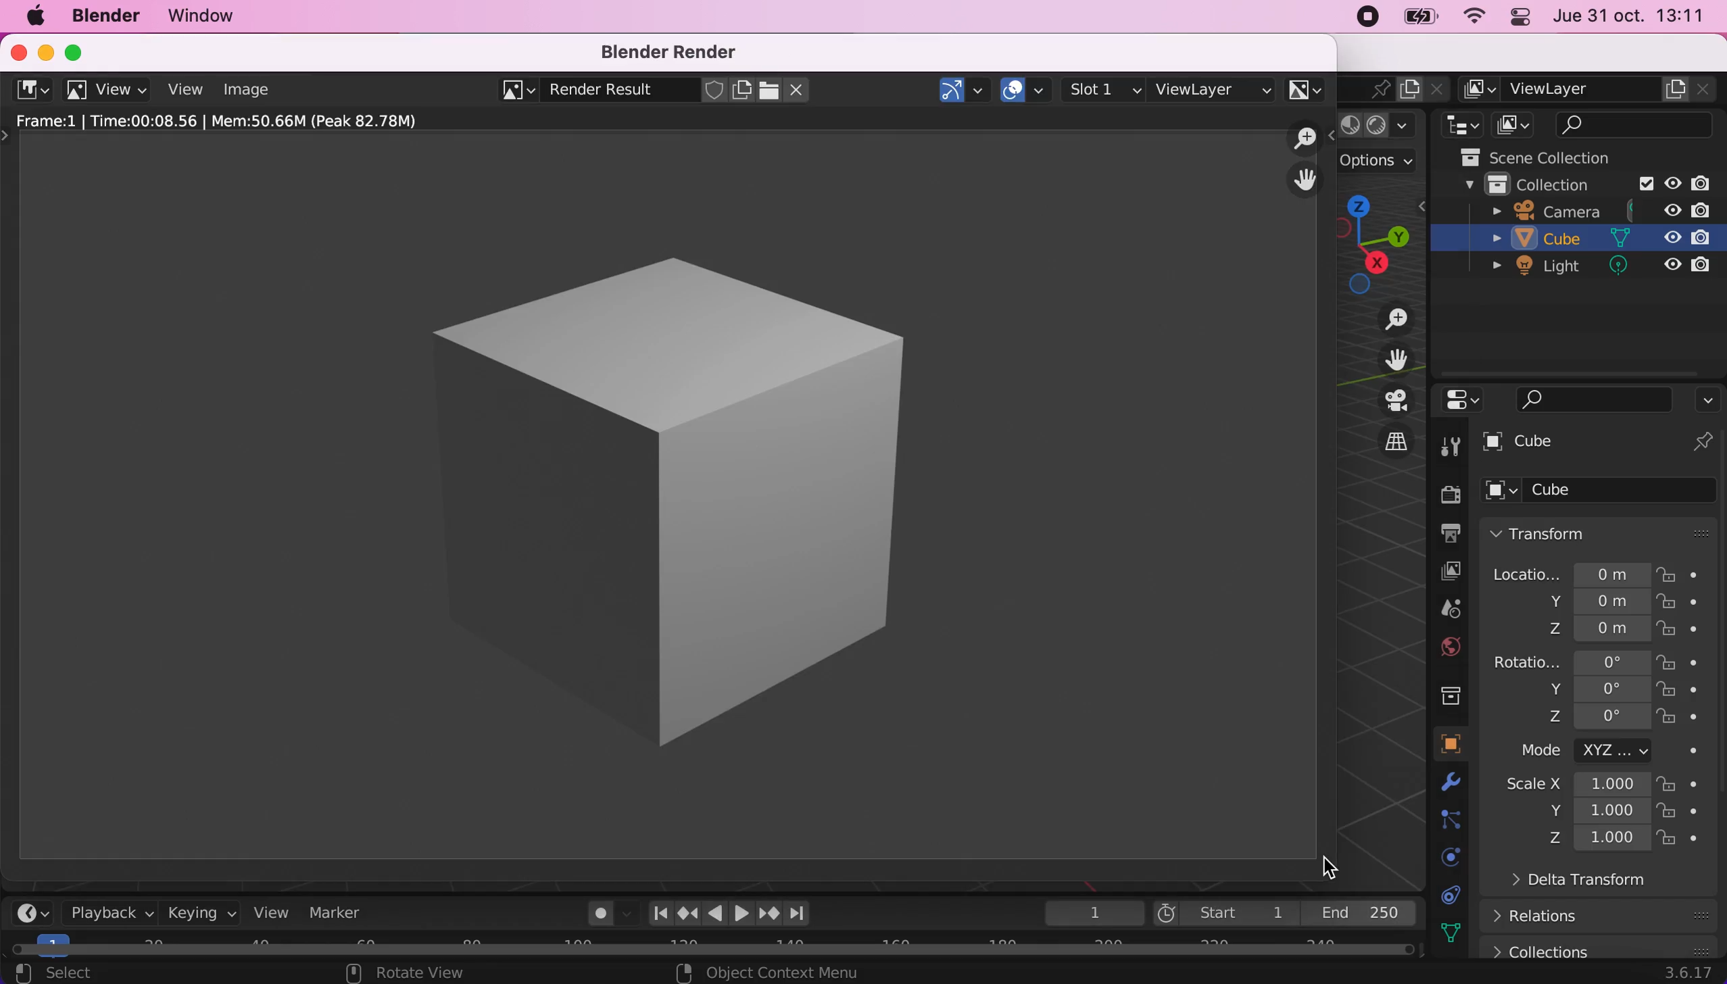  I want to click on Cursor on image, so click(251, 93).